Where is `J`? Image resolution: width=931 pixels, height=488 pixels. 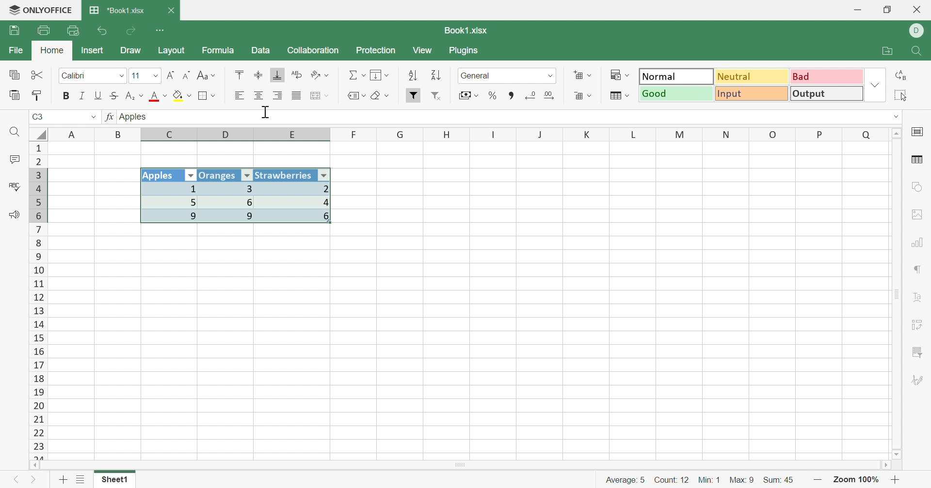 J is located at coordinates (541, 135).